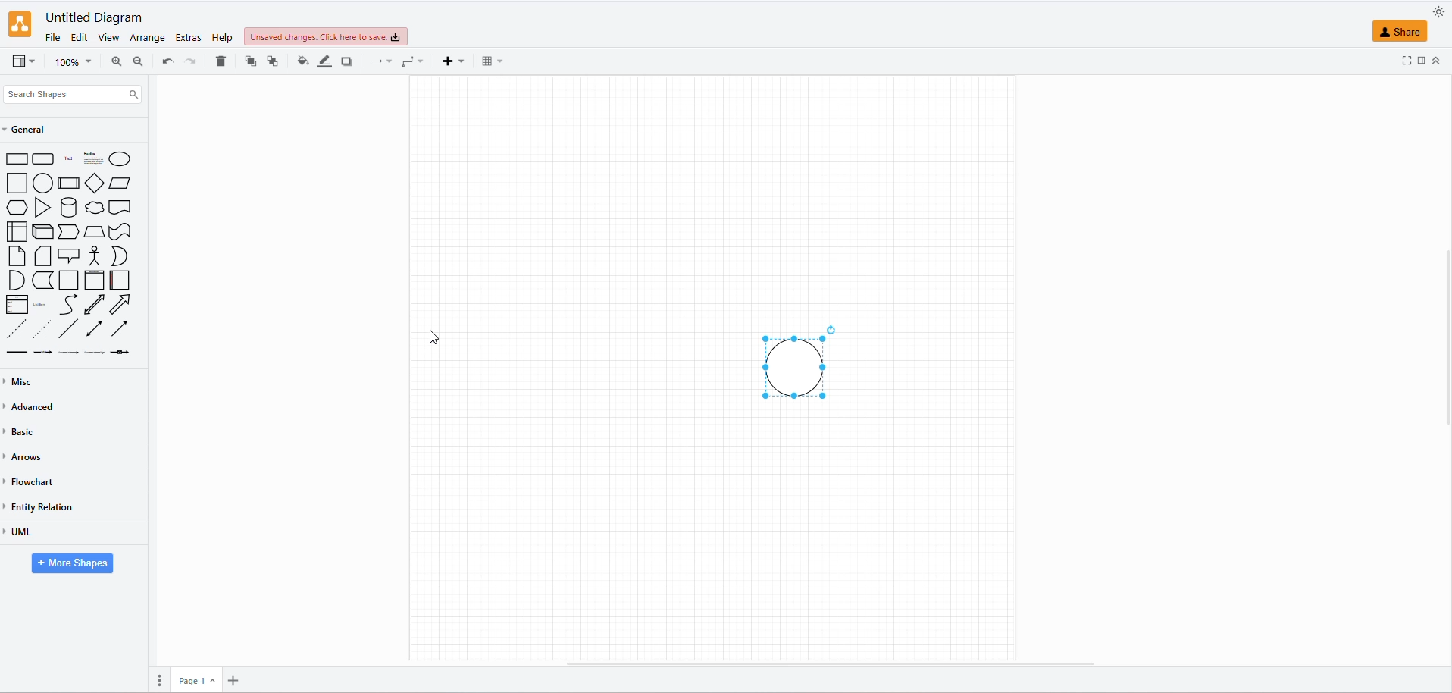 The width and height of the screenshot is (1452, 693). I want to click on FLOWCHART, so click(31, 481).